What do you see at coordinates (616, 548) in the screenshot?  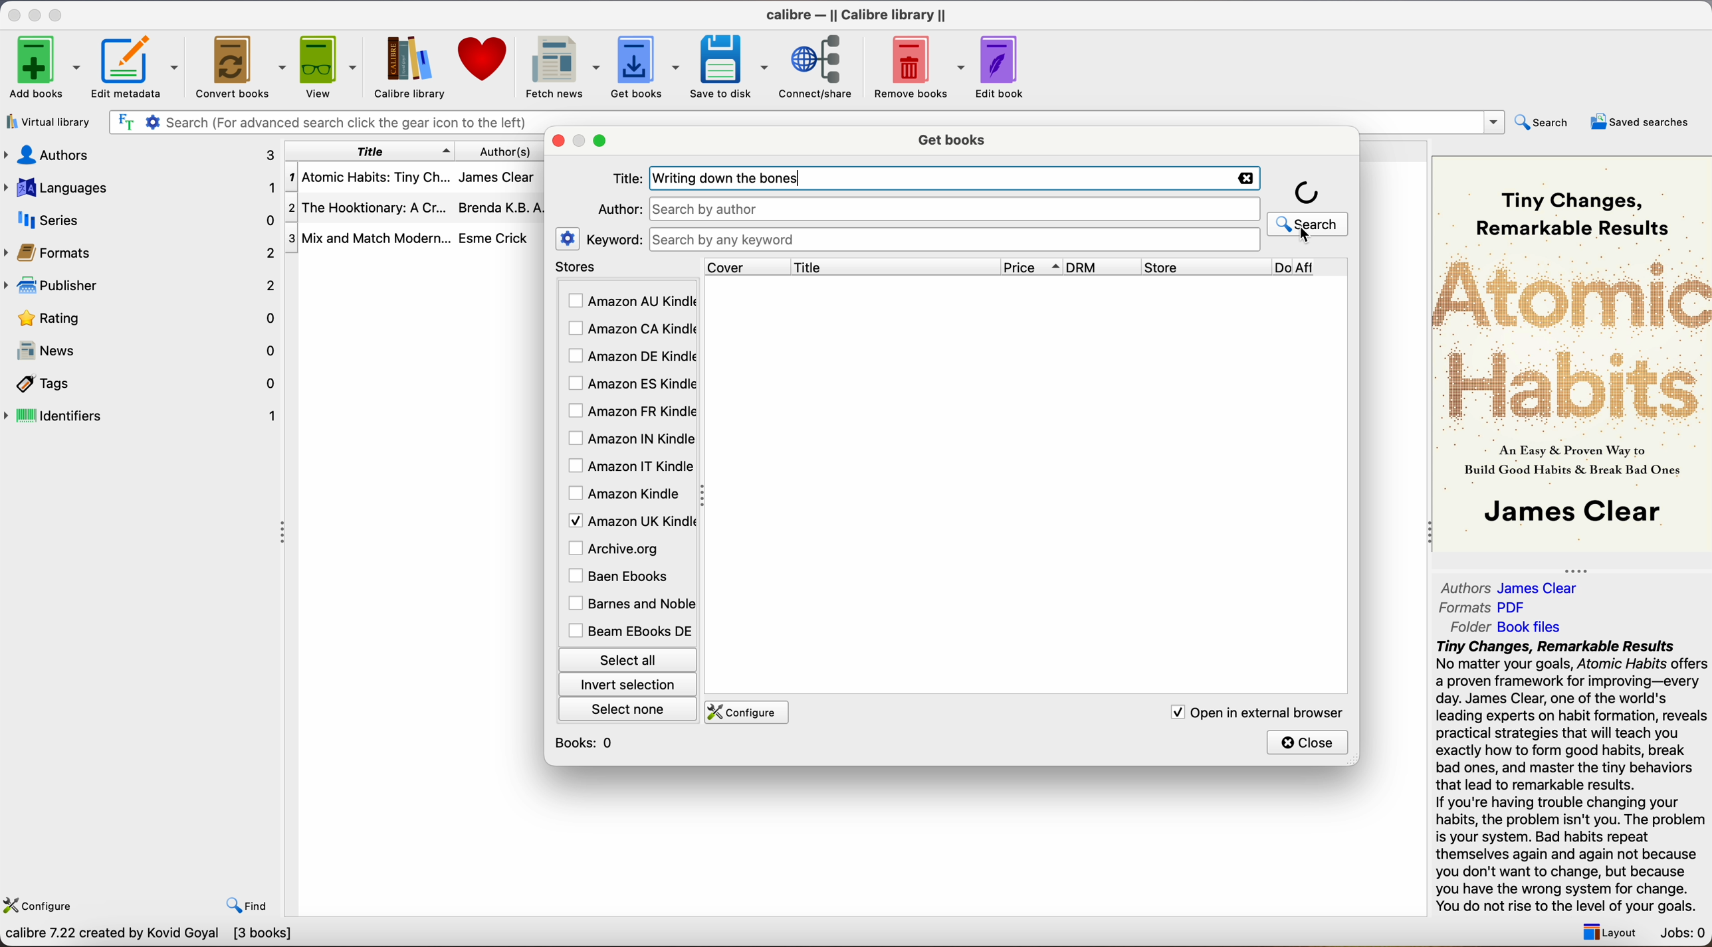 I see `archieve.org` at bounding box center [616, 548].